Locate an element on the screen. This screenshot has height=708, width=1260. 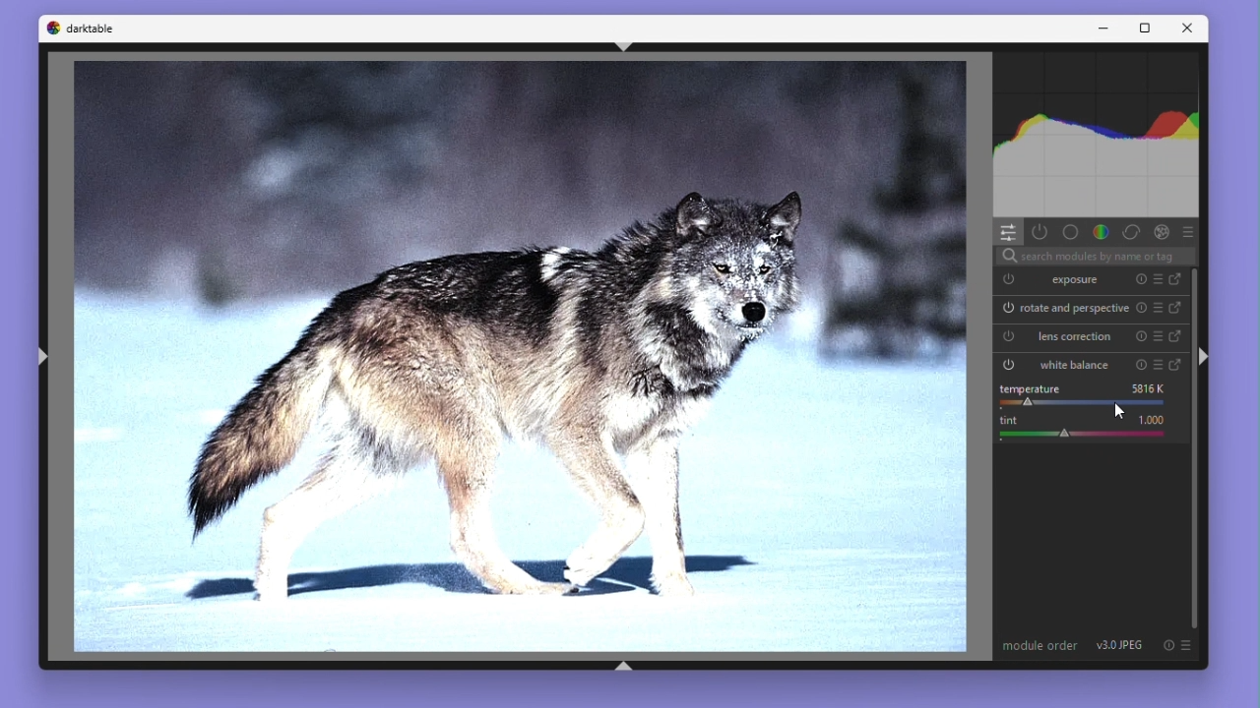
cursor is located at coordinates (1121, 412).